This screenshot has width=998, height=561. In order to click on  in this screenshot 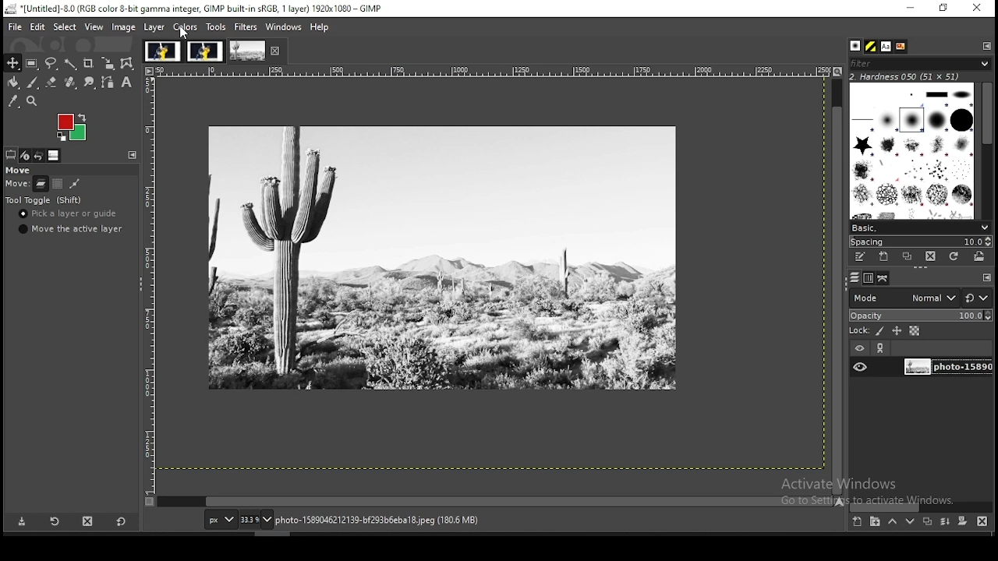, I will do `click(393, 520)`.